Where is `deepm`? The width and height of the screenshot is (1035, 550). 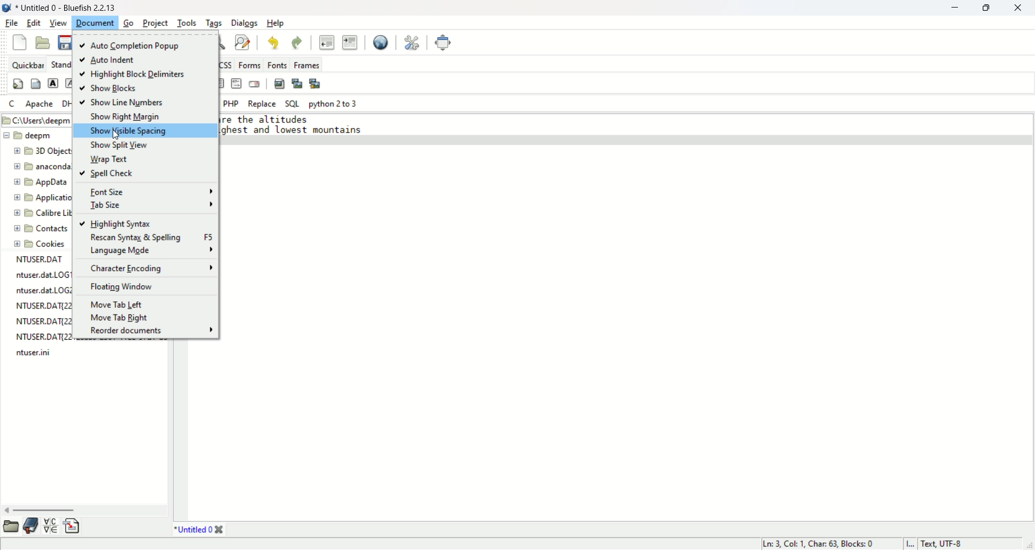
deepm is located at coordinates (29, 135).